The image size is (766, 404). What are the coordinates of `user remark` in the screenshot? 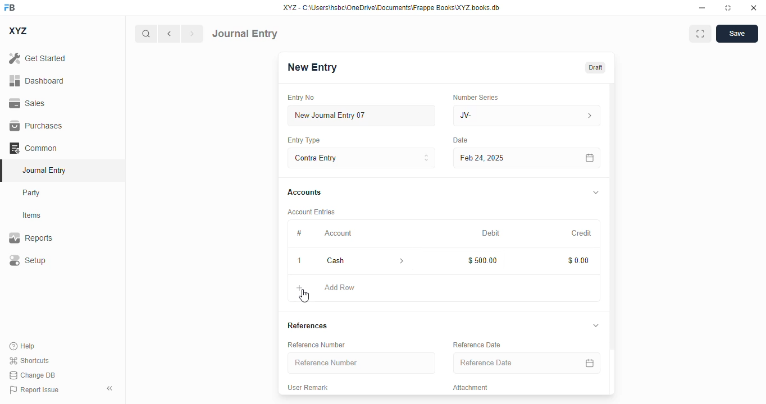 It's located at (309, 387).